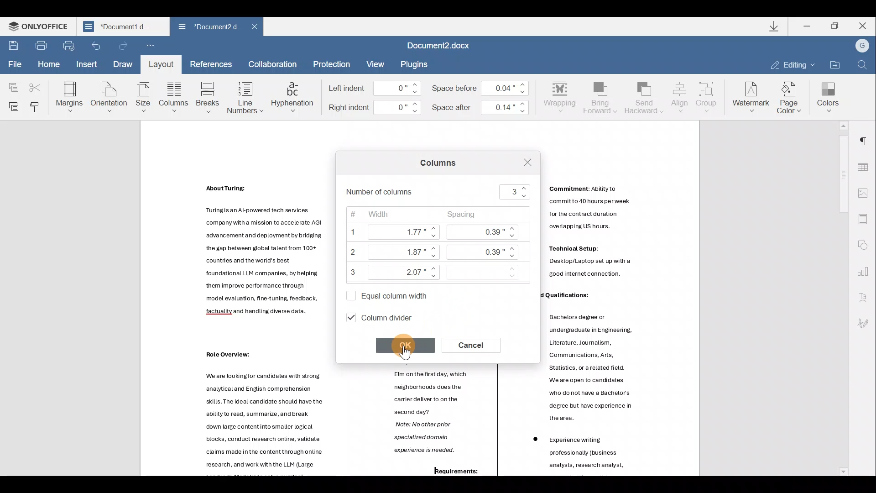 This screenshot has height=493, width=876. I want to click on Scroll bar, so click(840, 298).